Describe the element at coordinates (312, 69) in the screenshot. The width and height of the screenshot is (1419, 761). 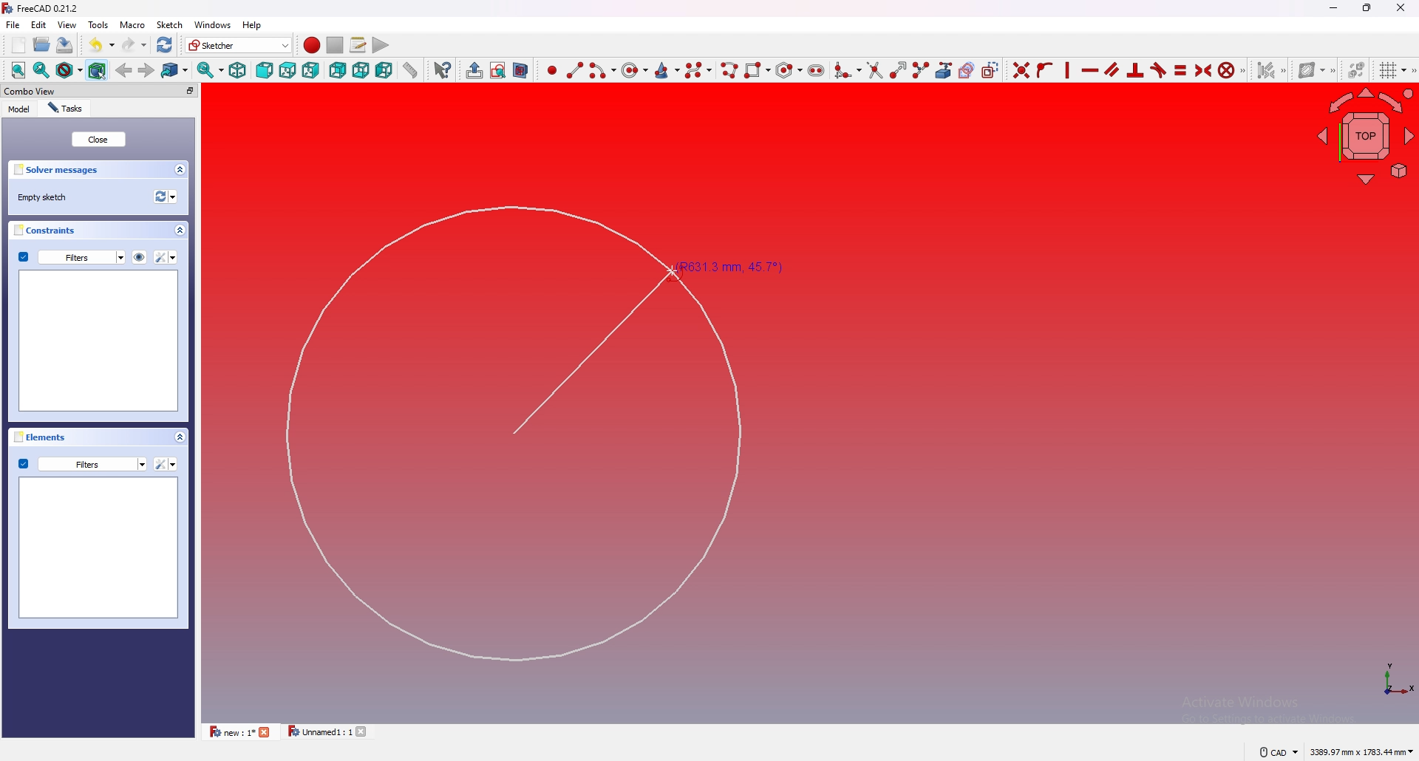
I see `right` at that location.